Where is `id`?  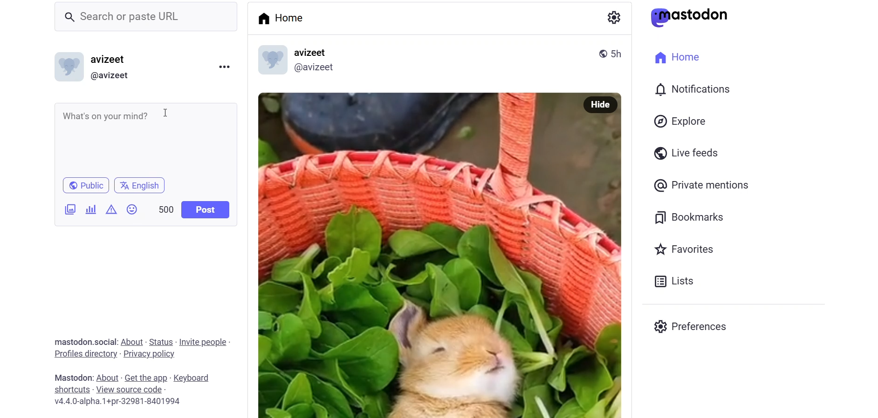
id is located at coordinates (112, 76).